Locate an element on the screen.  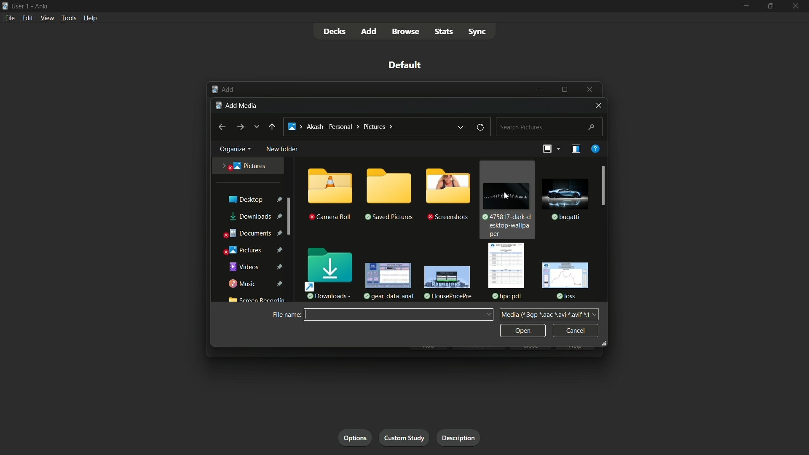
Minimize is located at coordinates (540, 89).